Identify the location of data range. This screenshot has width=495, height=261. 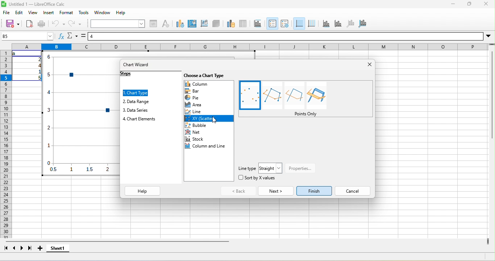
(231, 24).